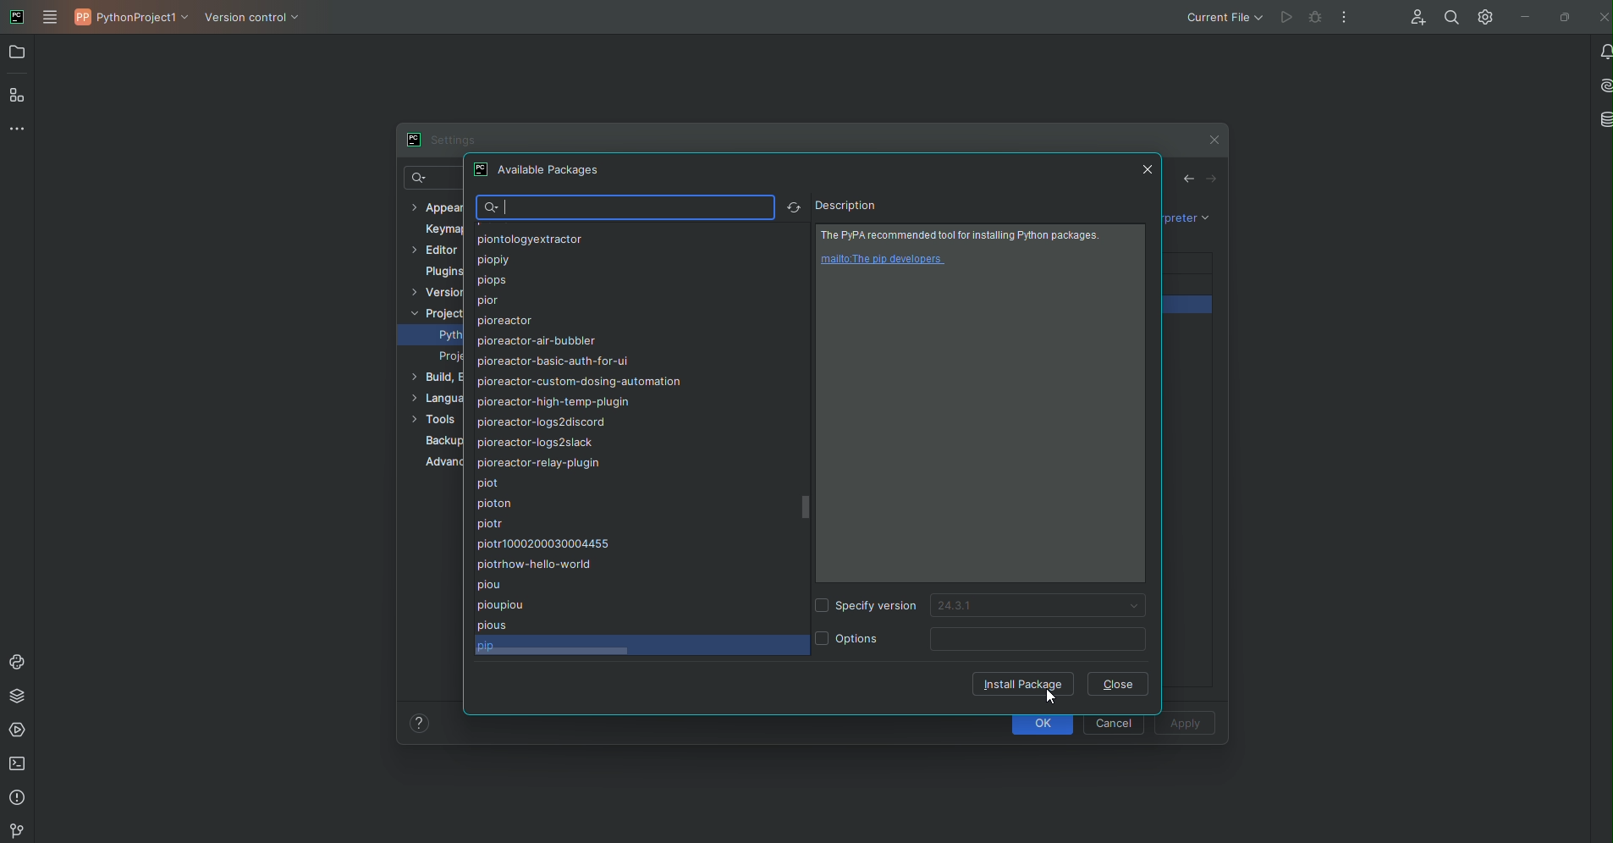  I want to click on Services, so click(18, 732).